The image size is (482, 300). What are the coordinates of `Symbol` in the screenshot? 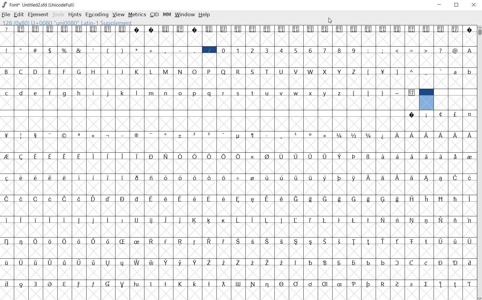 It's located at (398, 283).